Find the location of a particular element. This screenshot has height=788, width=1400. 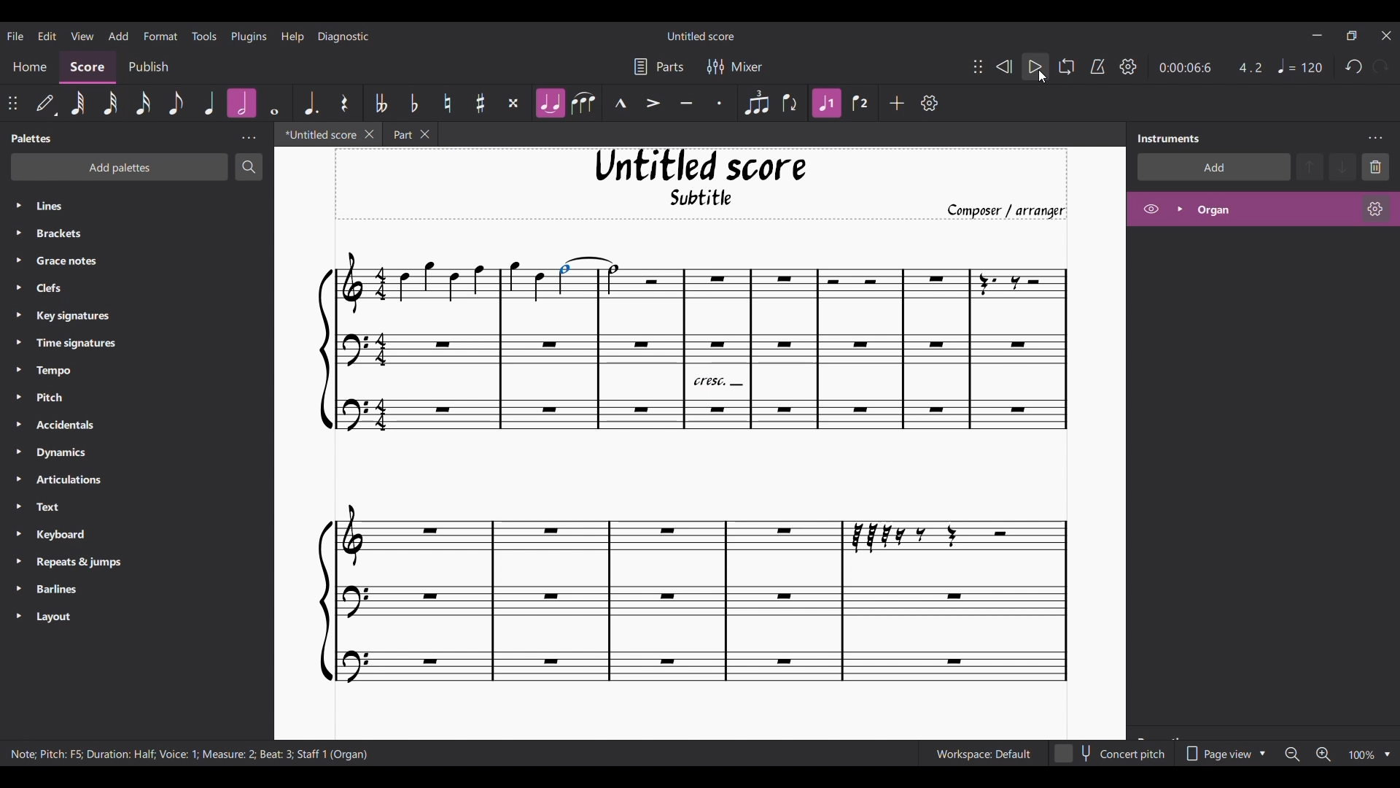

Earlier tab is located at coordinates (405, 134).